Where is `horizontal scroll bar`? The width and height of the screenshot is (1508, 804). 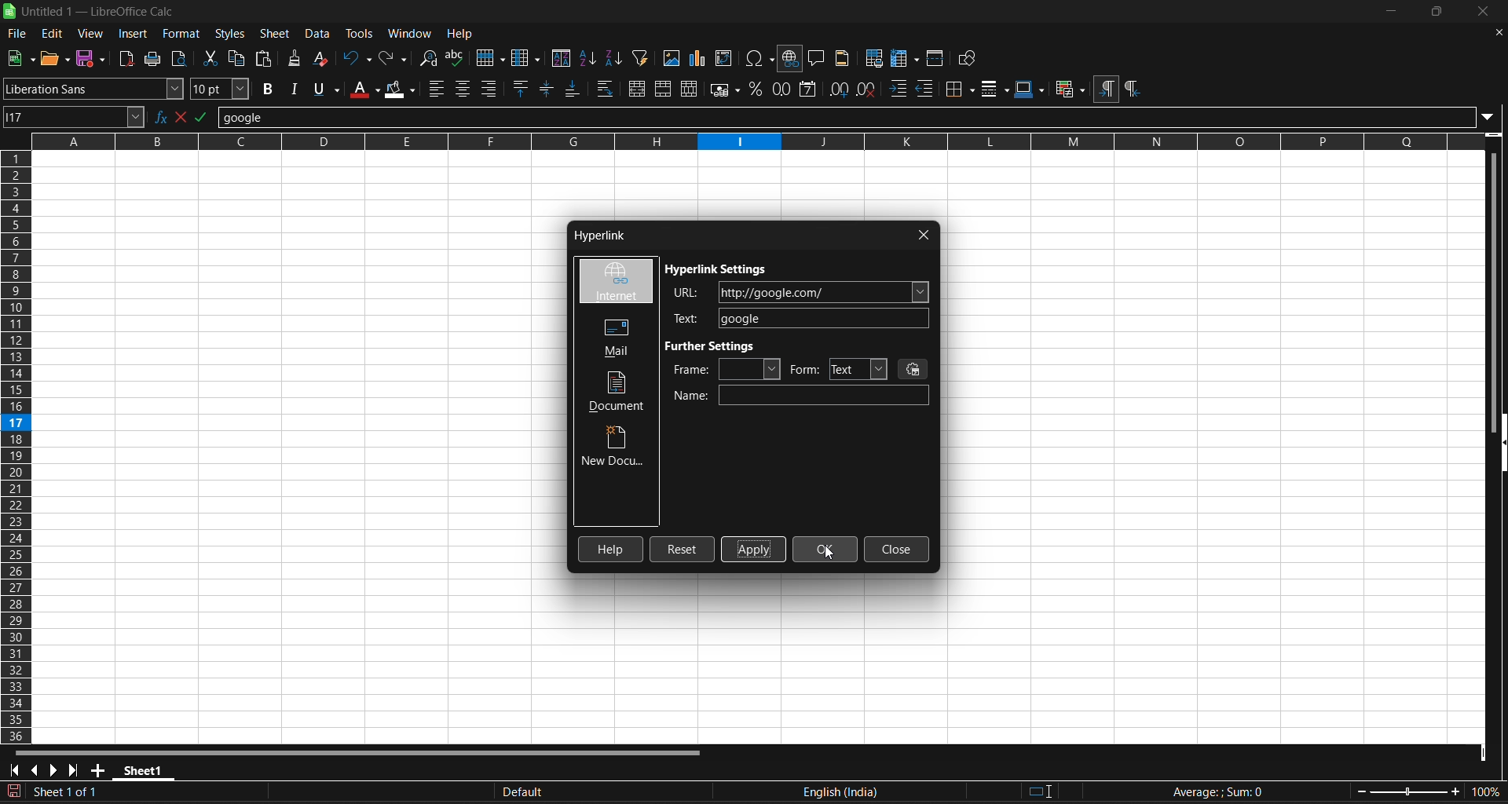 horizontal scroll bar is located at coordinates (369, 751).